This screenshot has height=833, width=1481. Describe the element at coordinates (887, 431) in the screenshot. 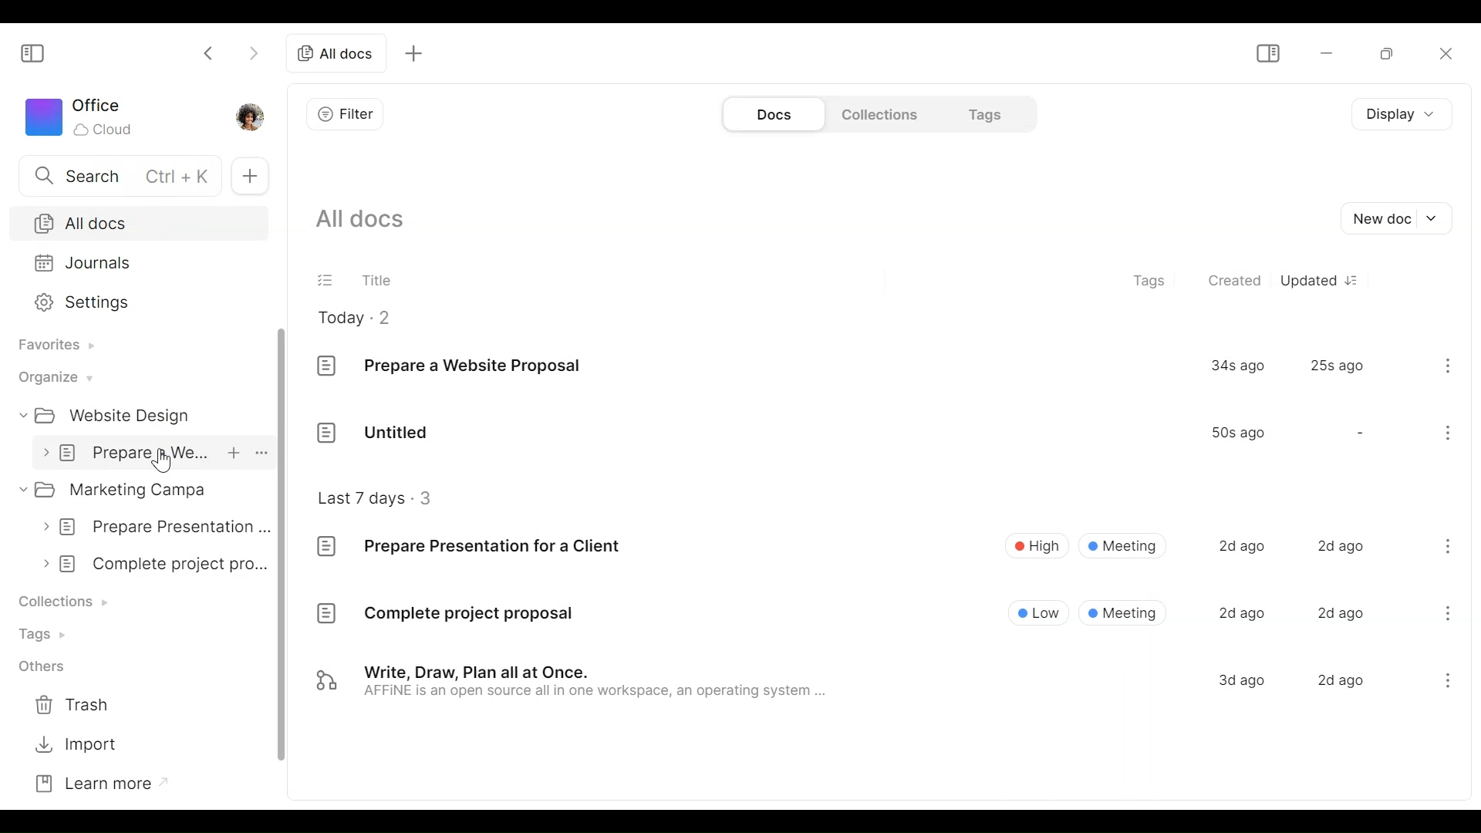

I see `Document` at that location.